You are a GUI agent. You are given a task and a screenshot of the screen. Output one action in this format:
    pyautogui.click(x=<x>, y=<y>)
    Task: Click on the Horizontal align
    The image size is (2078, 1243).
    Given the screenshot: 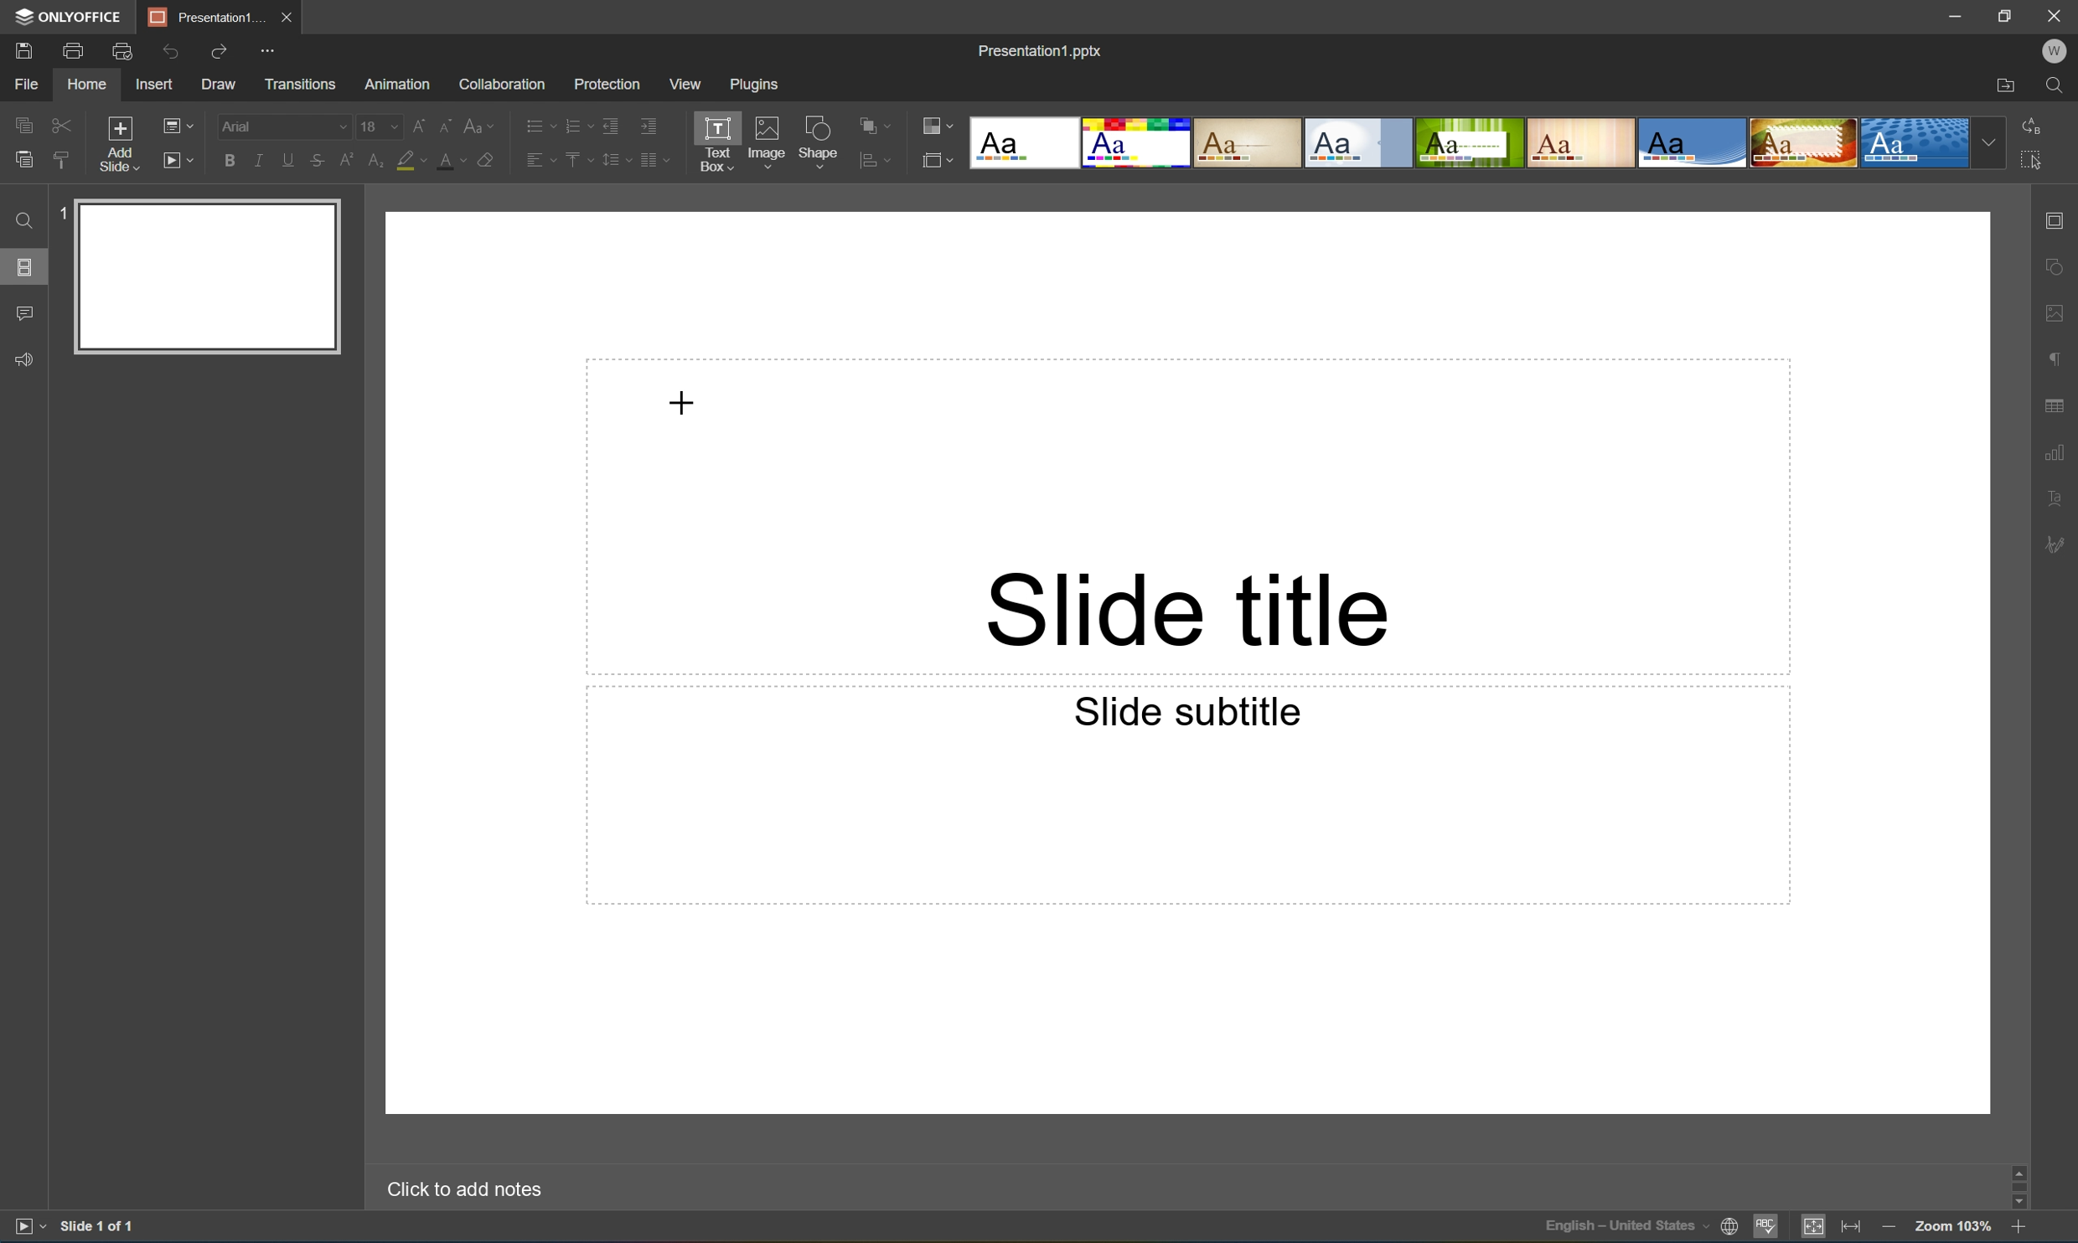 What is the action you would take?
    pyautogui.click(x=540, y=162)
    